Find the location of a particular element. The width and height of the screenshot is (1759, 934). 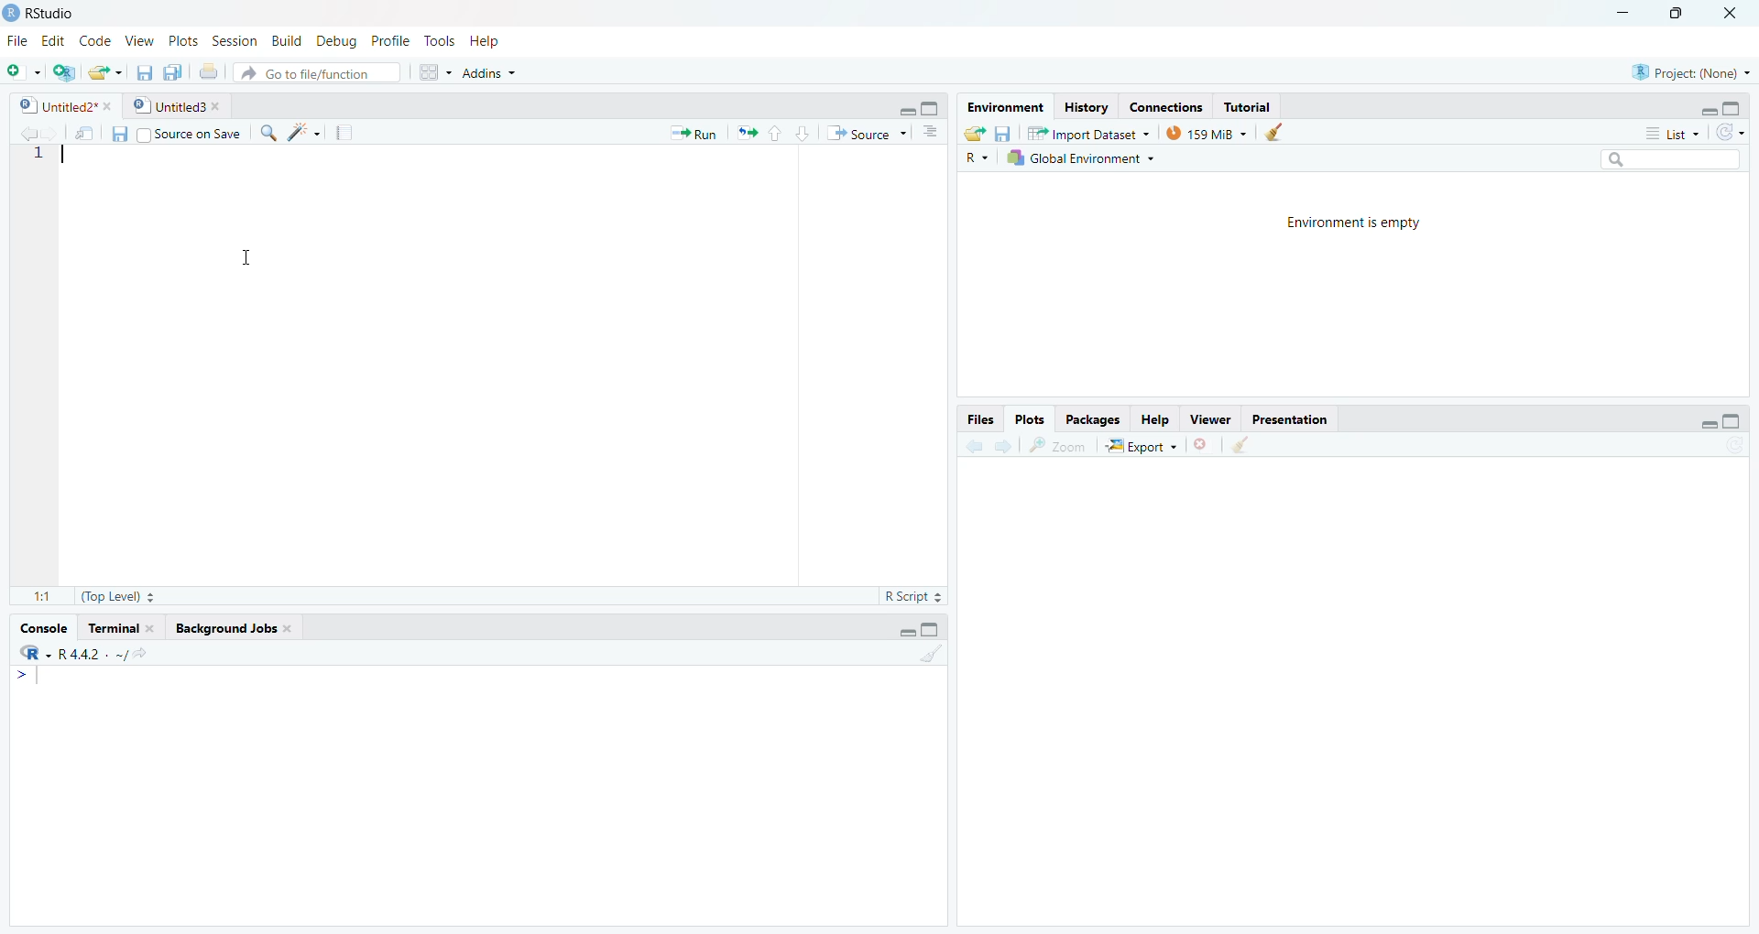

Go to file/function is located at coordinates (315, 75).